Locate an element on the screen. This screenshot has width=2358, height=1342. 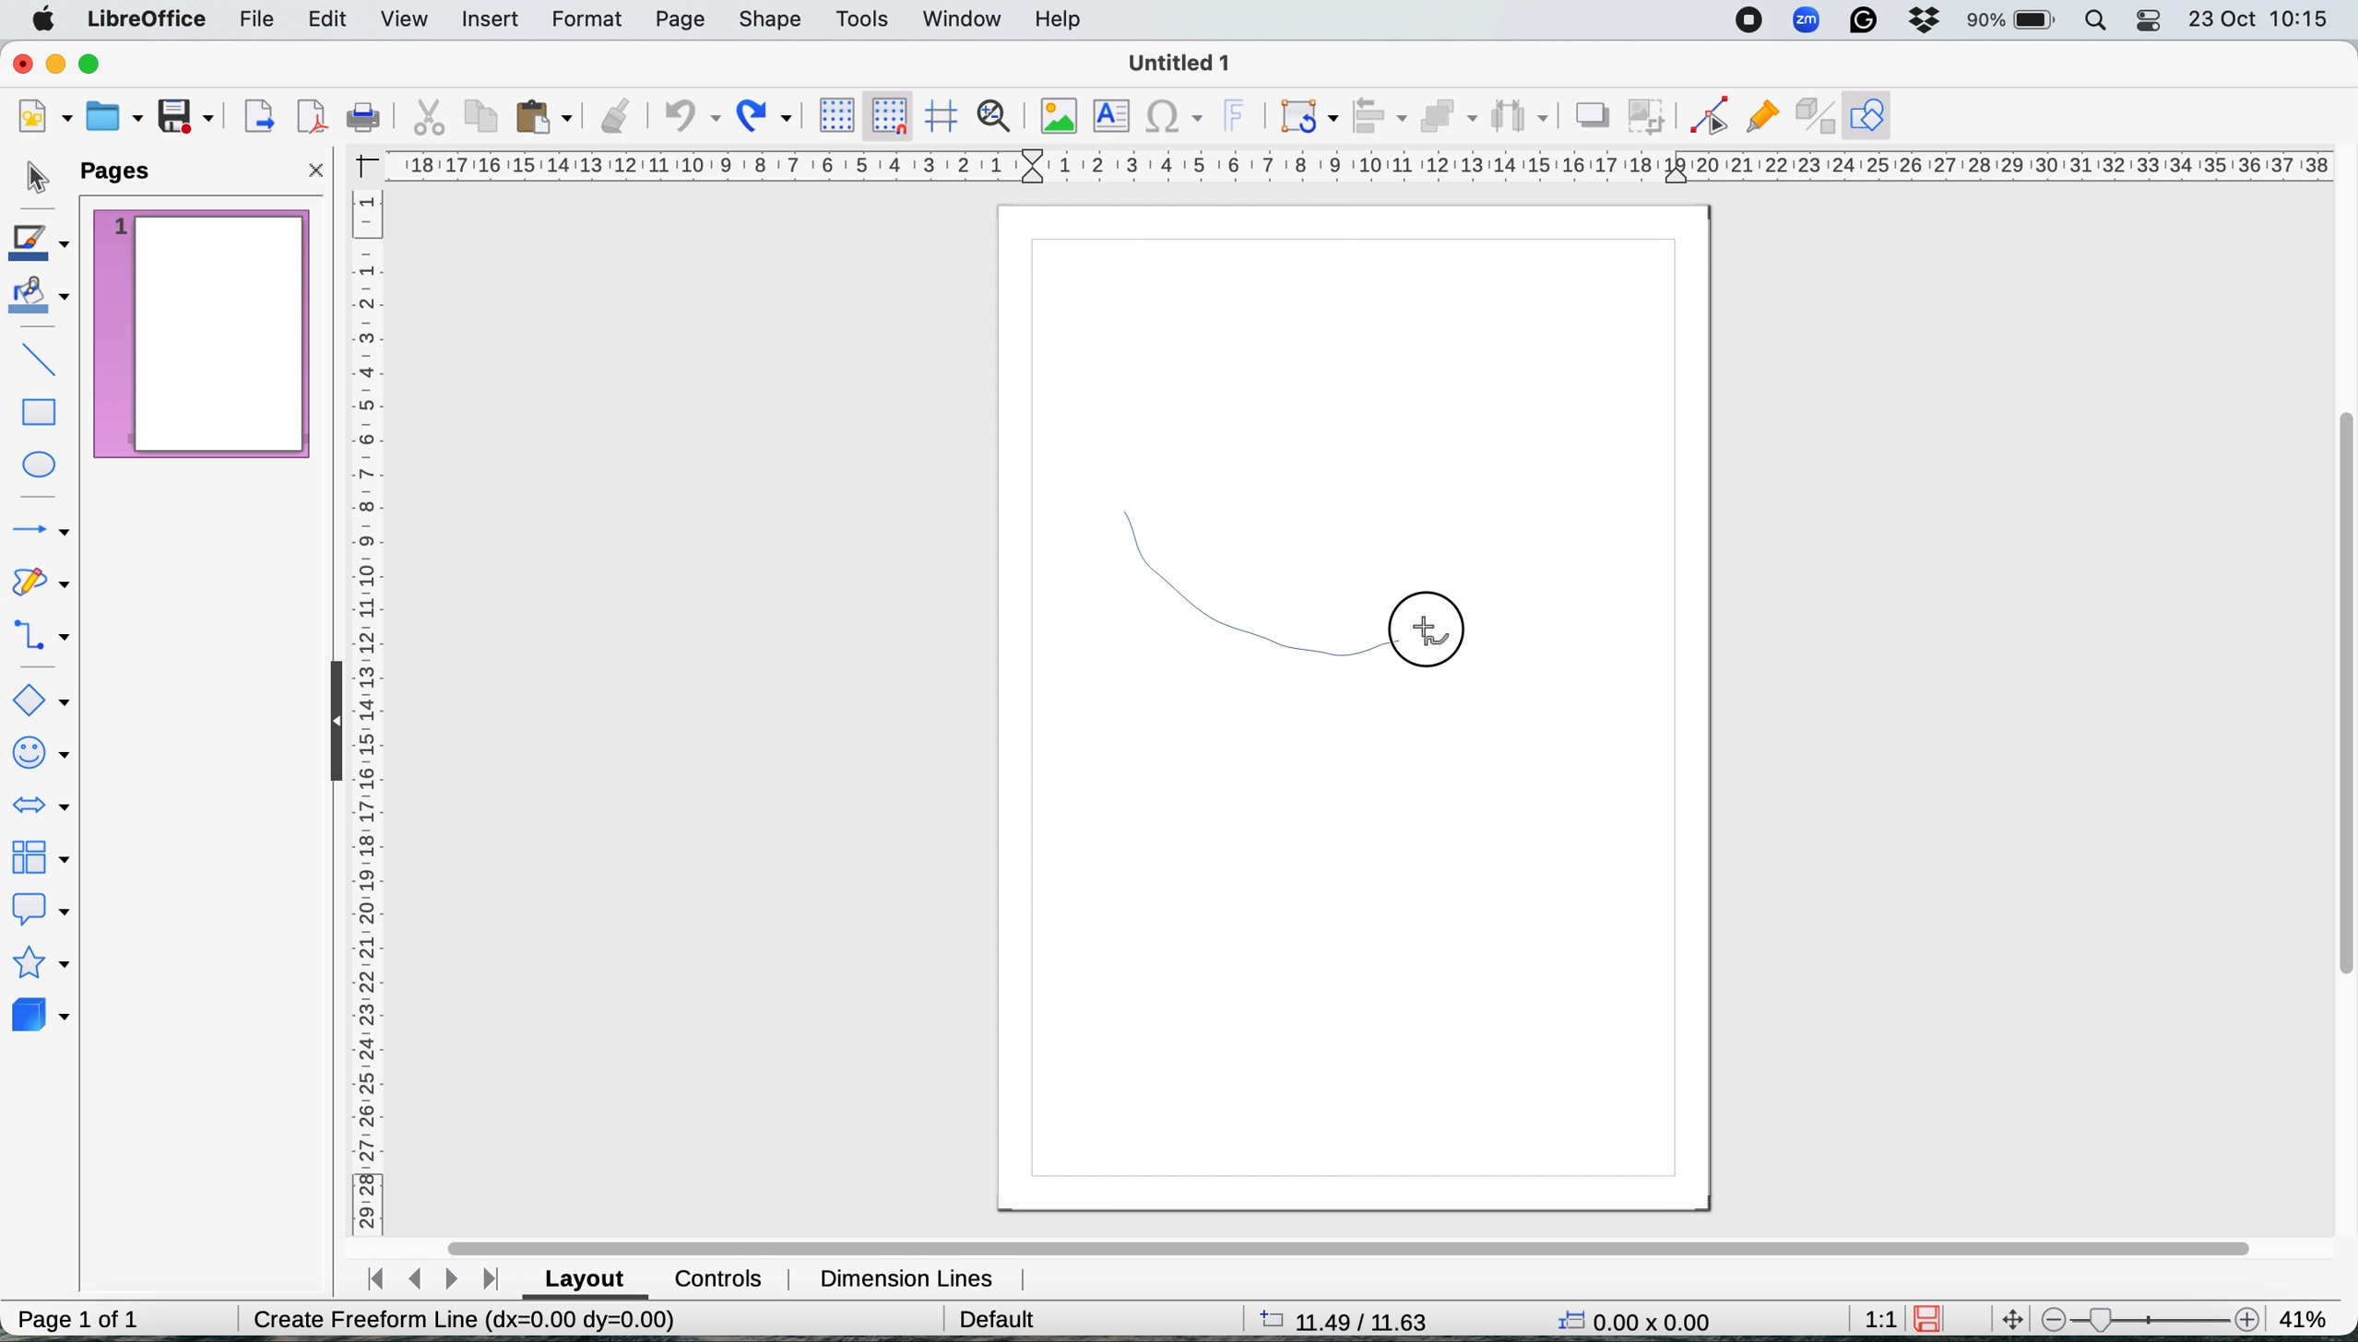
cut is located at coordinates (428, 117).